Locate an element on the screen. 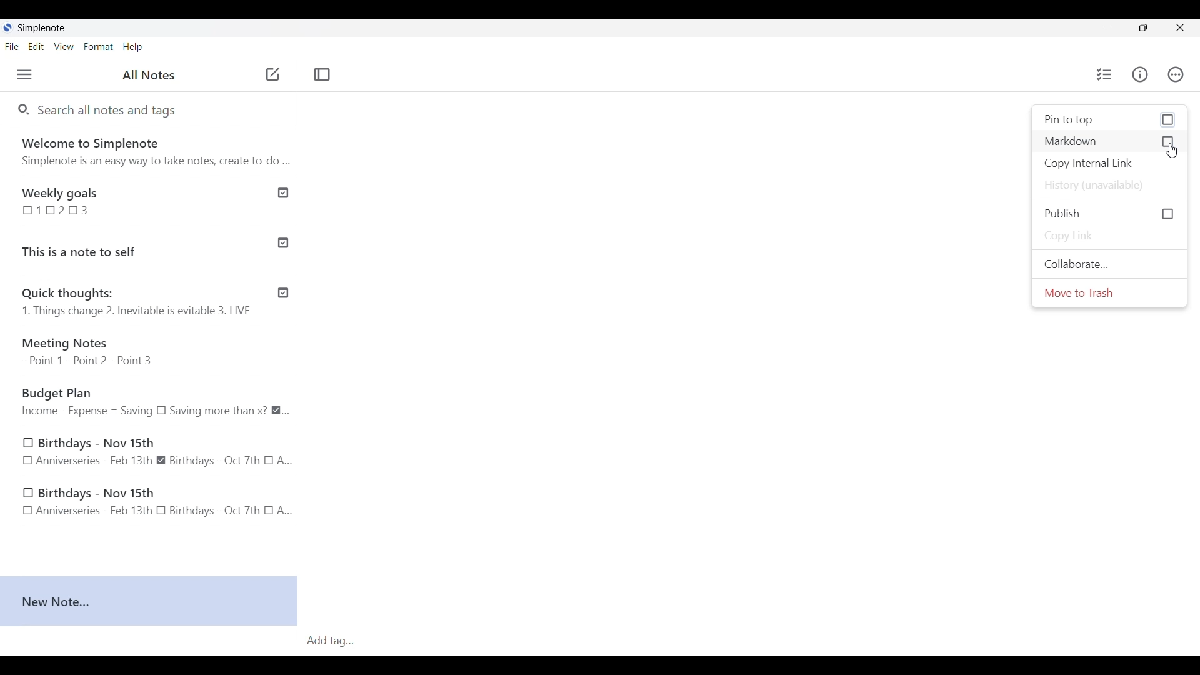 This screenshot has height=675, width=1200. New note is located at coordinates (149, 602).